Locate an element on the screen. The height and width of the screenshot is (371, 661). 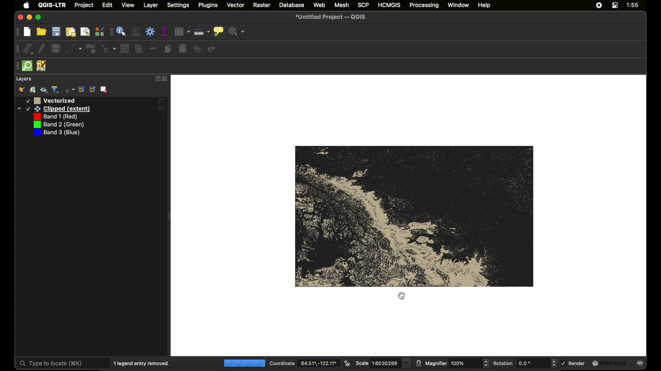
maximize is located at coordinates (39, 18).